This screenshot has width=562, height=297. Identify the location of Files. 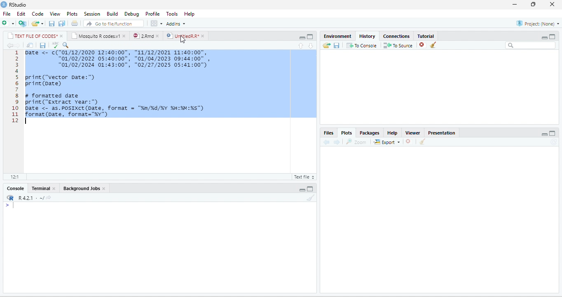
(329, 133).